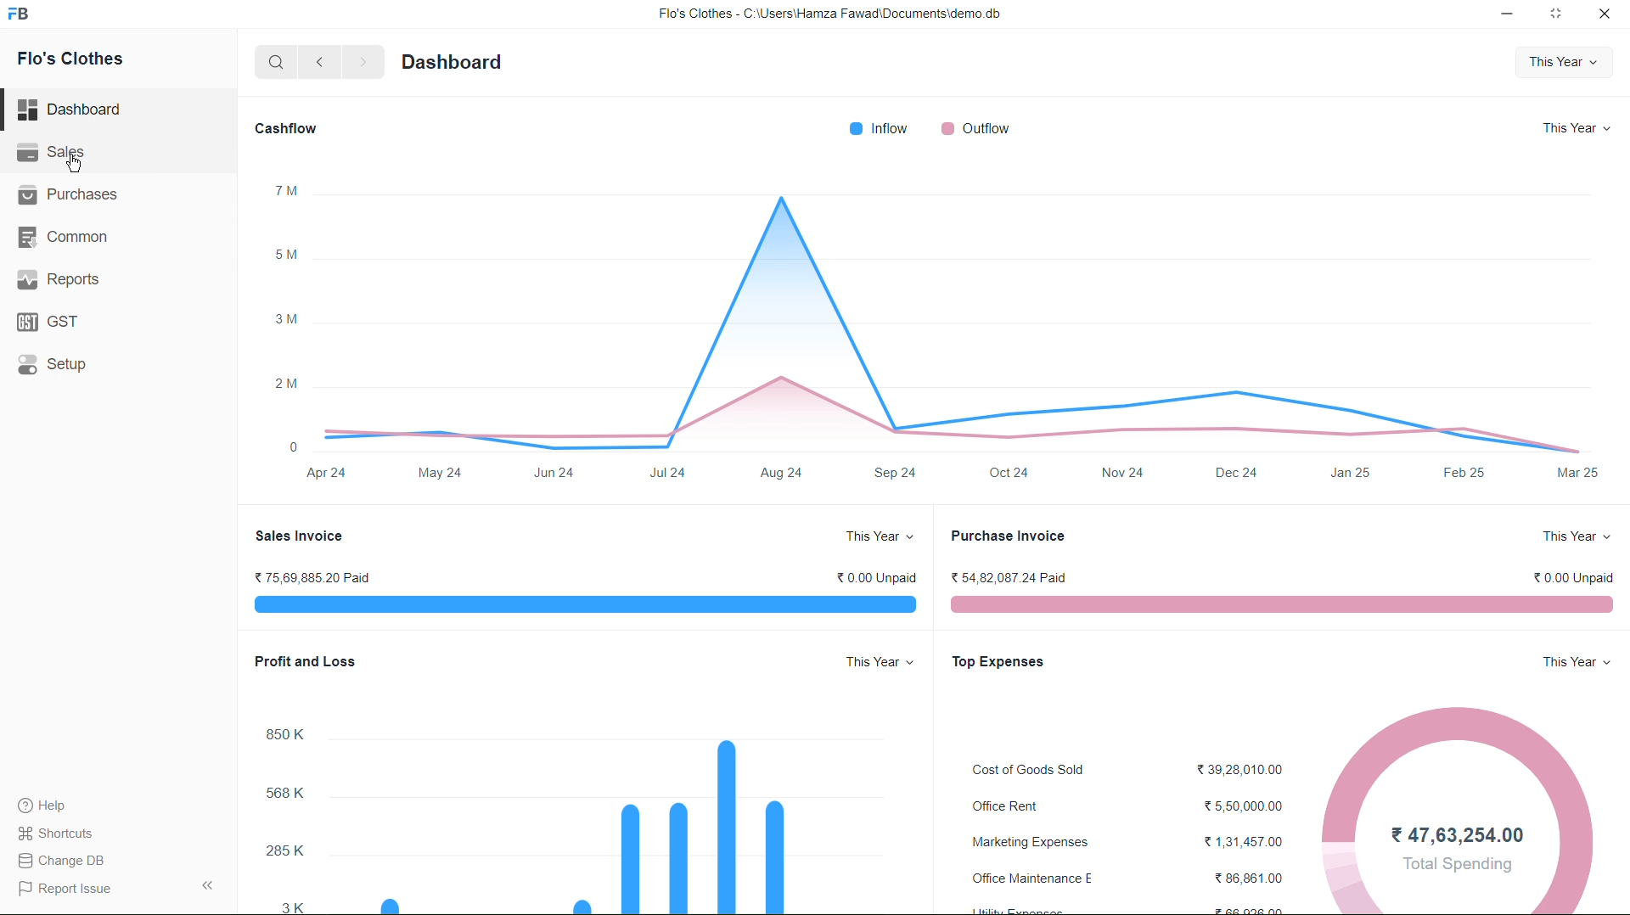  What do you see at coordinates (282, 318) in the screenshot?
I see `3M` at bounding box center [282, 318].